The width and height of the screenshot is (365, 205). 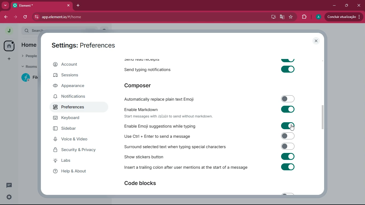 What do you see at coordinates (211, 69) in the screenshot?
I see `send typing notifications` at bounding box center [211, 69].